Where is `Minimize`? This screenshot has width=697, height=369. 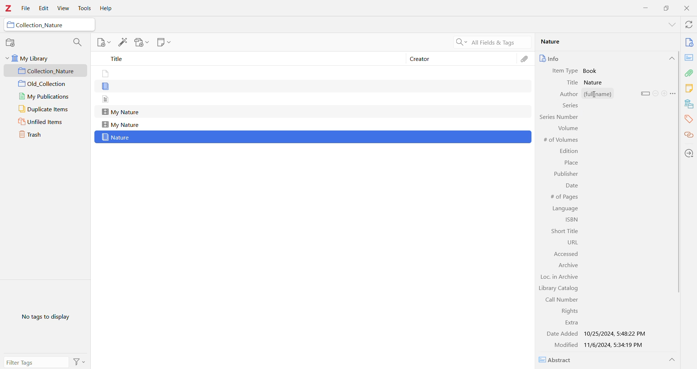
Minimize is located at coordinates (644, 8).